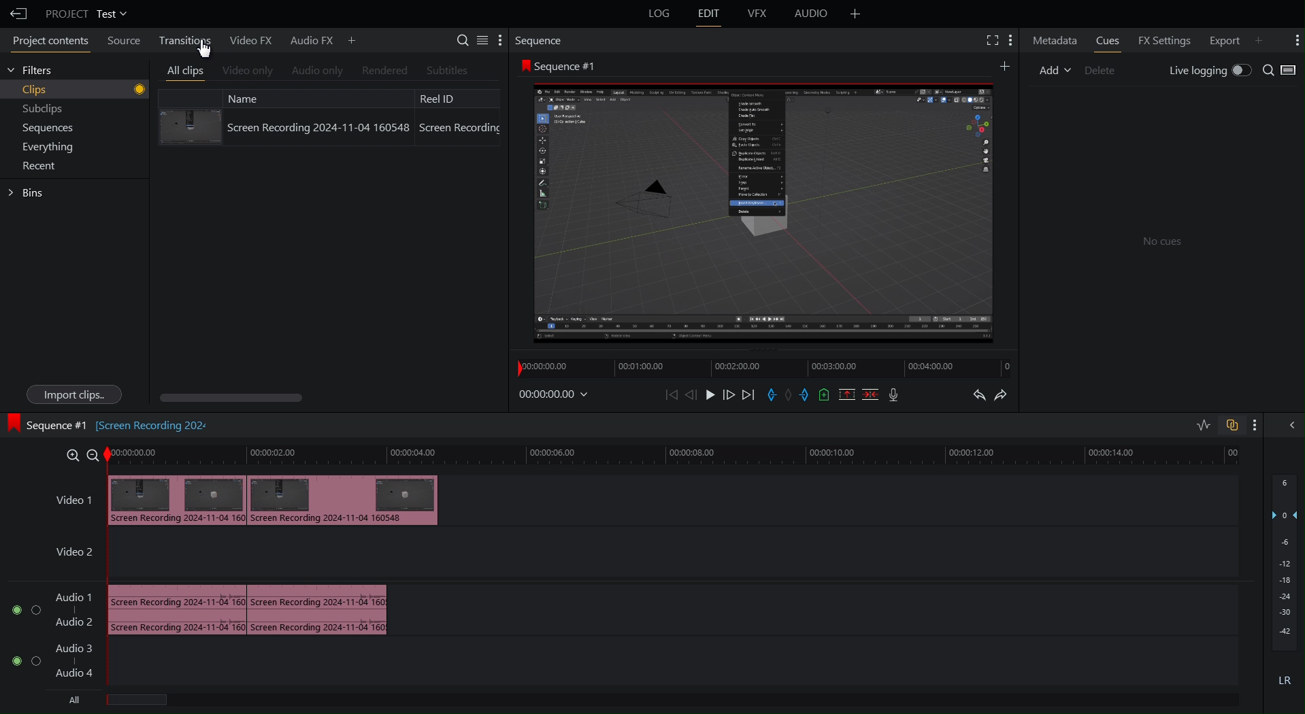 This screenshot has width=1305, height=714. Describe the element at coordinates (1162, 39) in the screenshot. I see `FX Settings` at that location.